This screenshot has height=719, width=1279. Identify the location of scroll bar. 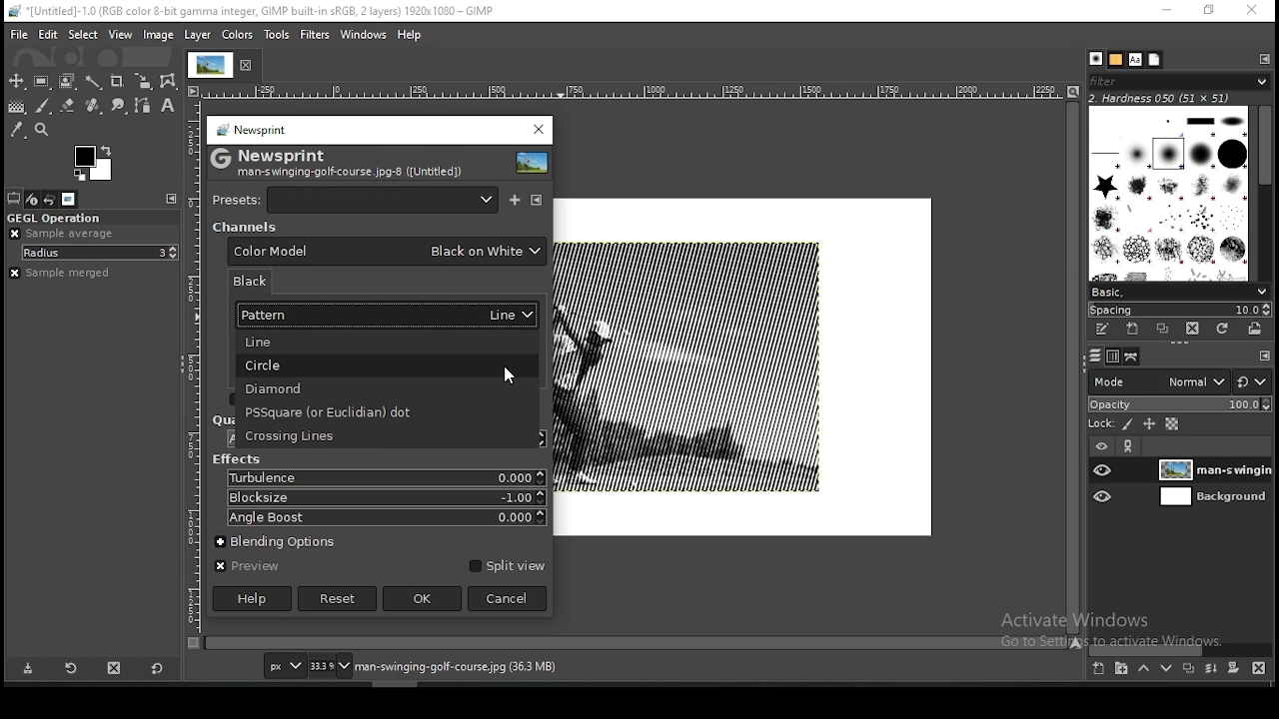
(637, 644).